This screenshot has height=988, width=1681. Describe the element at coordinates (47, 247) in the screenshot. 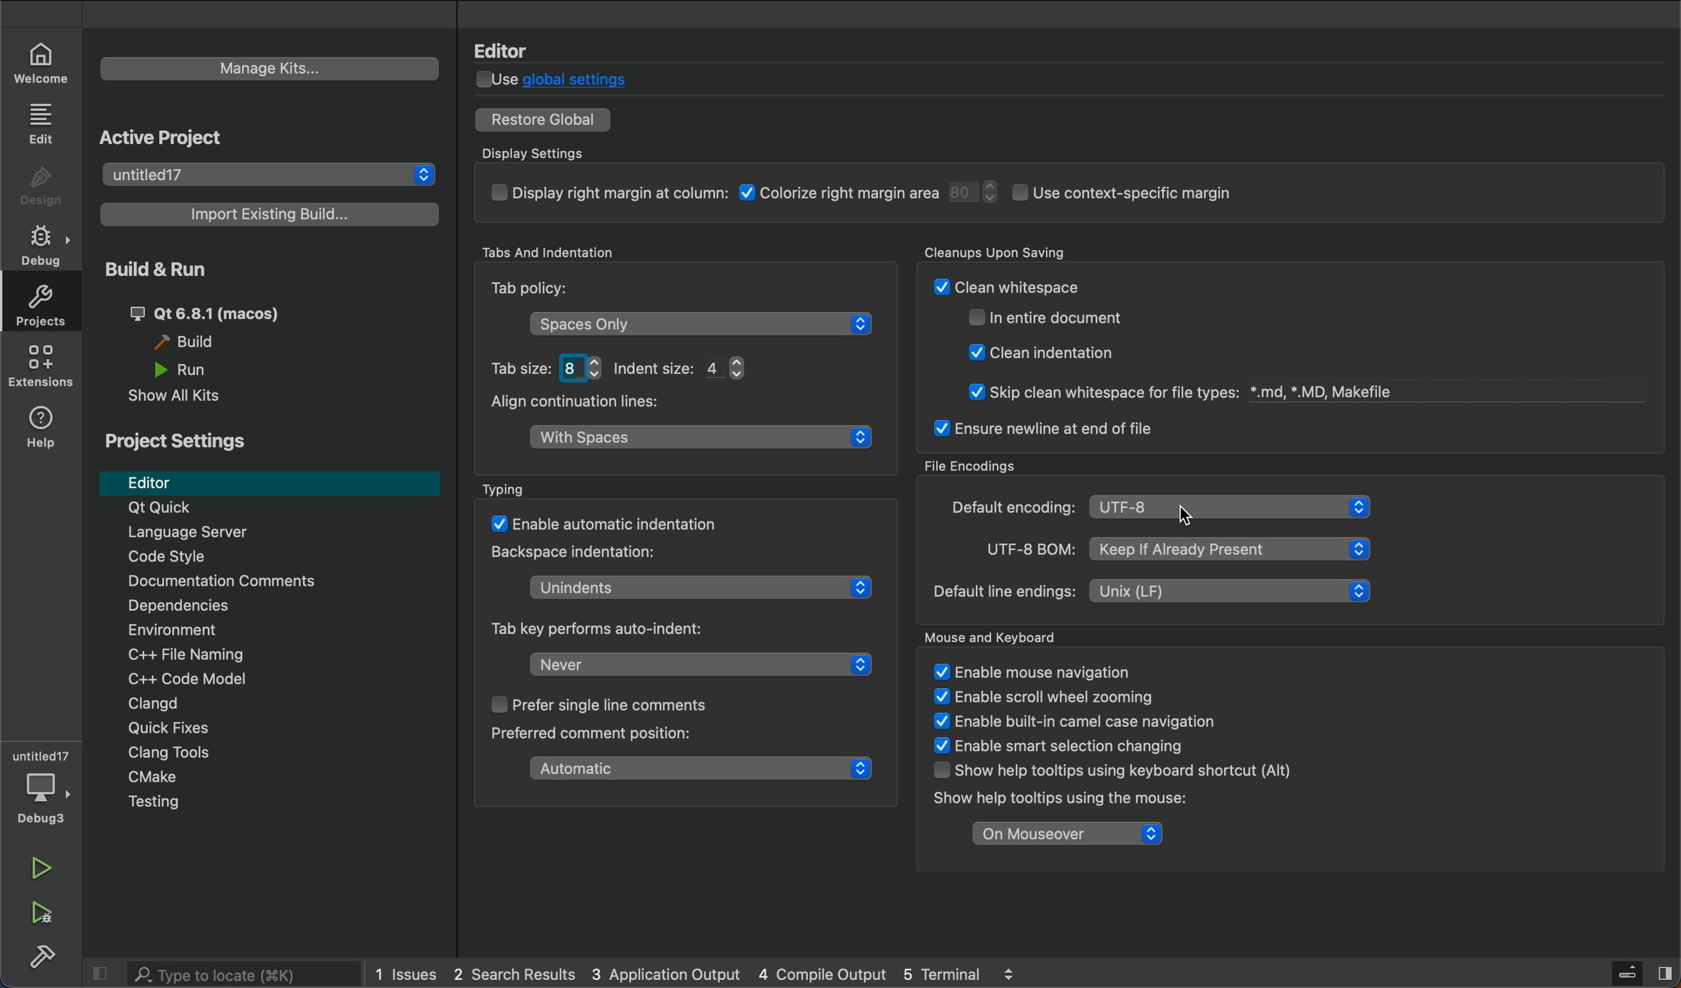

I see `debug` at that location.